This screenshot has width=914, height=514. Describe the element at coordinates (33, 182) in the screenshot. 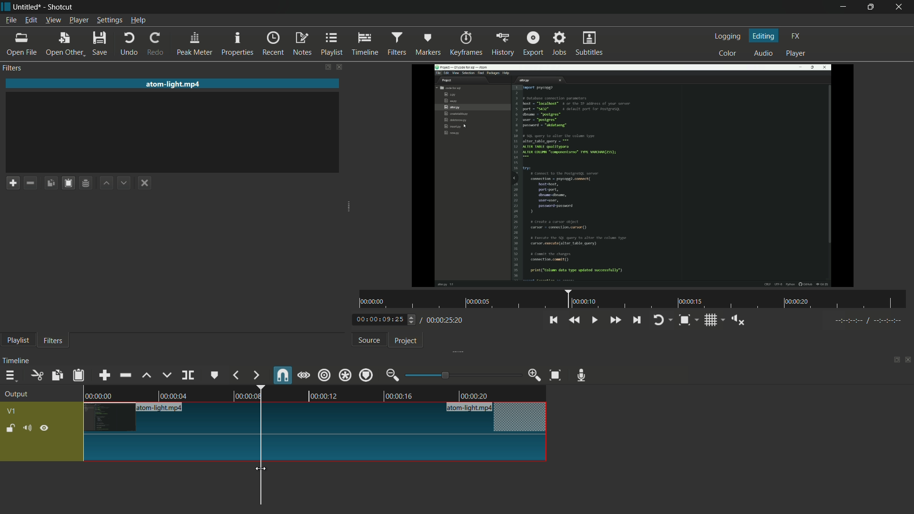

I see `remove a filter` at that location.